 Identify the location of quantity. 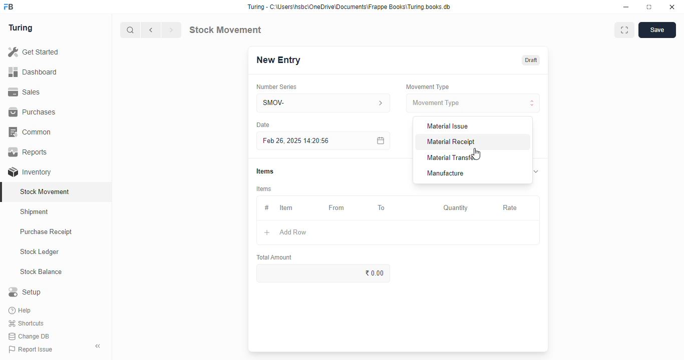
(456, 208).